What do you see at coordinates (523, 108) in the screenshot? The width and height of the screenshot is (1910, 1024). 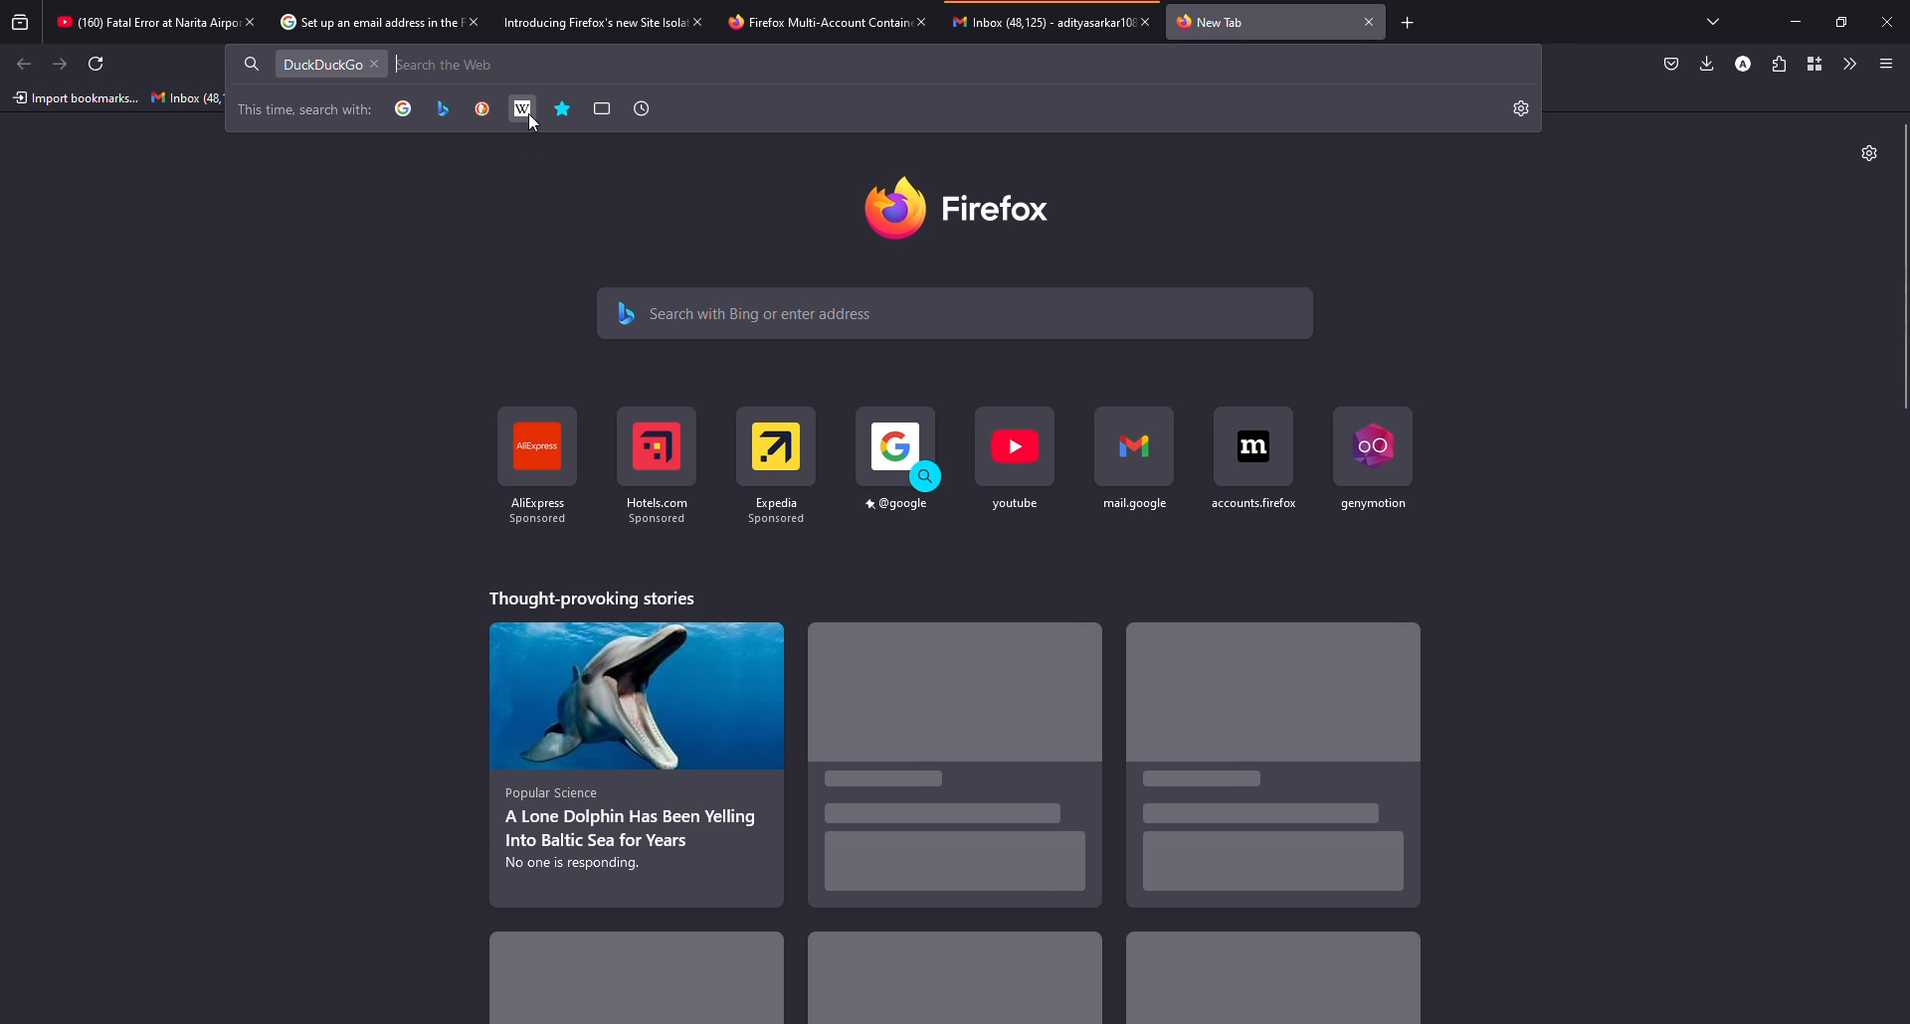 I see `wiki` at bounding box center [523, 108].